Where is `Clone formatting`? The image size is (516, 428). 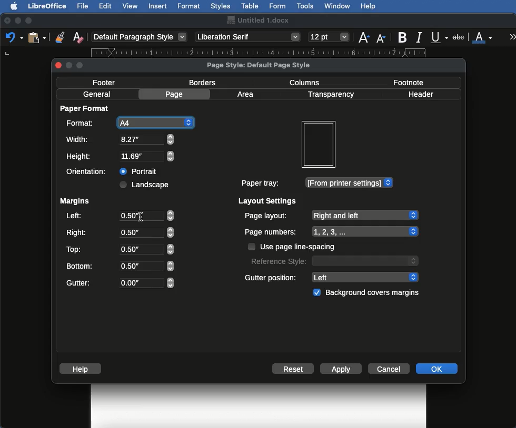
Clone formatting is located at coordinates (60, 37).